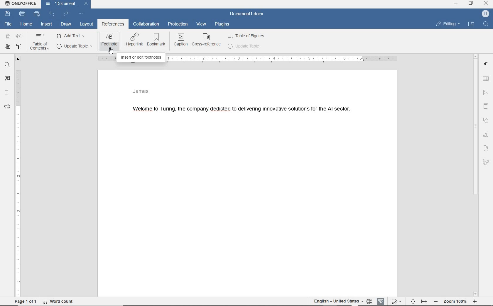 The height and width of the screenshot is (306, 493). I want to click on print, so click(23, 14).